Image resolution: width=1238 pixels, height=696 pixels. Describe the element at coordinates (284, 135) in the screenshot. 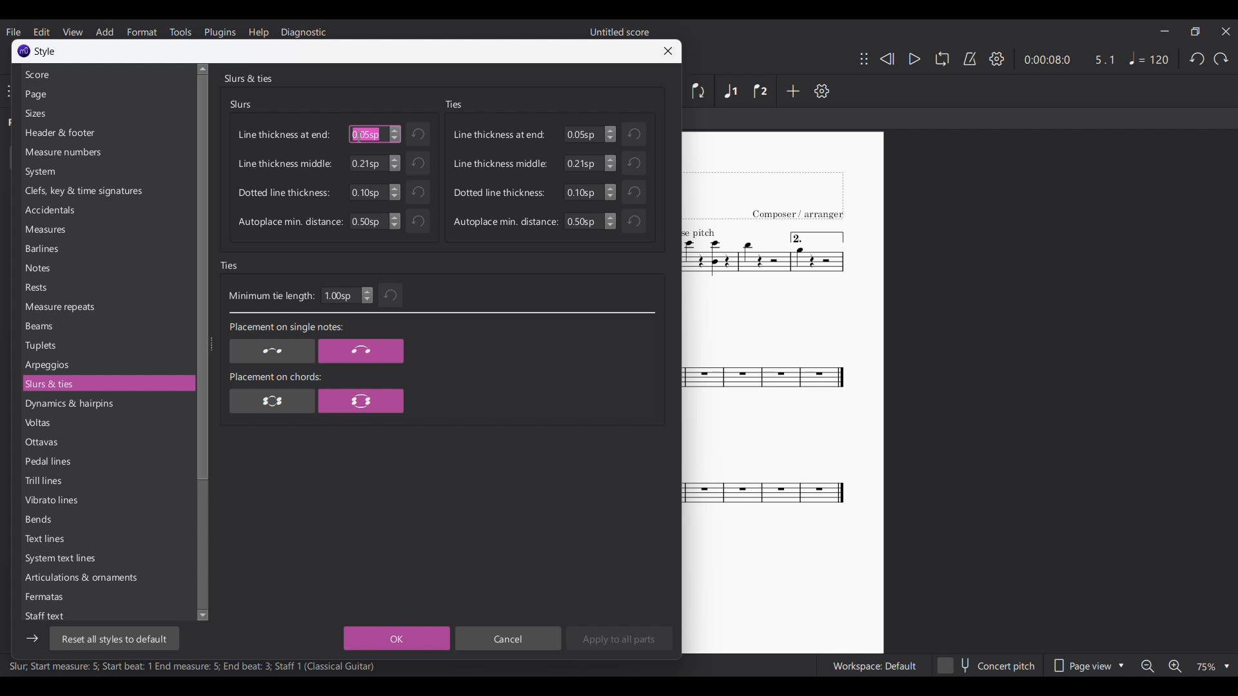

I see `Line thickness at end` at that location.